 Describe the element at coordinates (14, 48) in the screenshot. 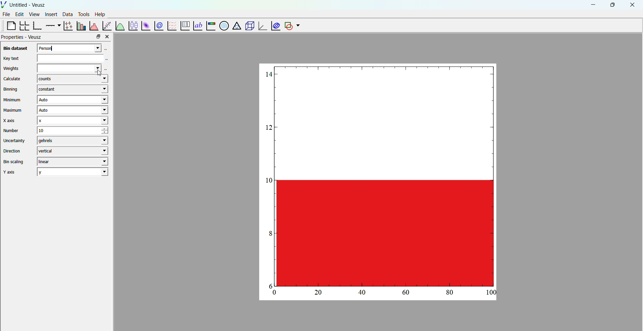

I see `Bin Dataset` at that location.